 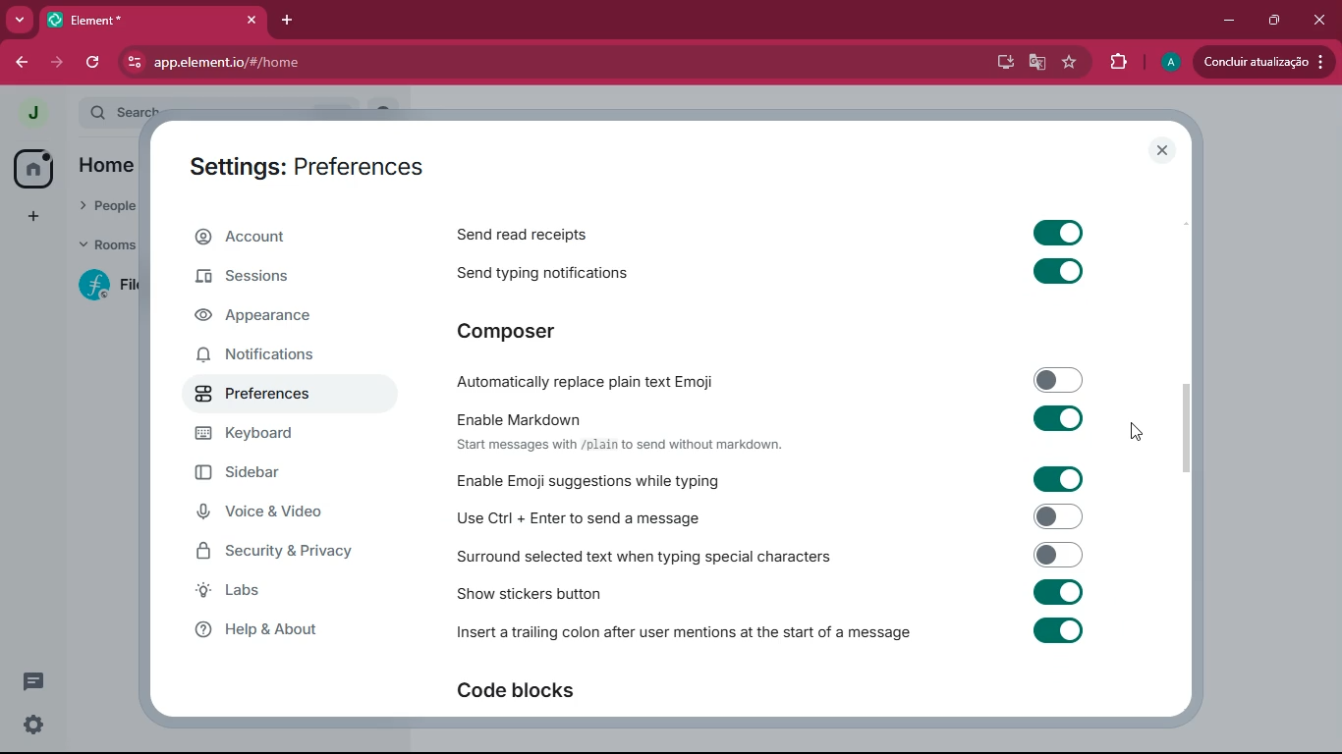 I want to click on toggle on or off, so click(x=1056, y=233).